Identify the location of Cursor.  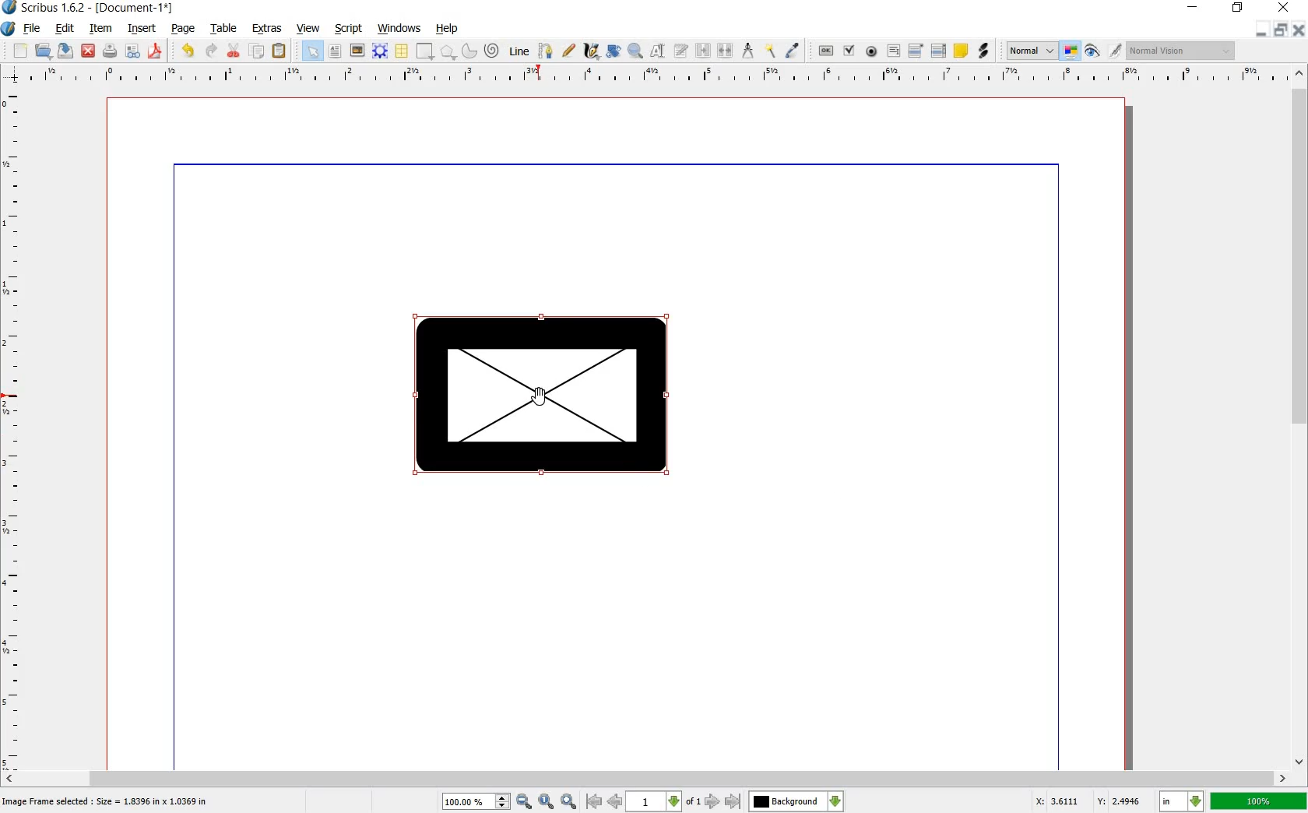
(543, 399).